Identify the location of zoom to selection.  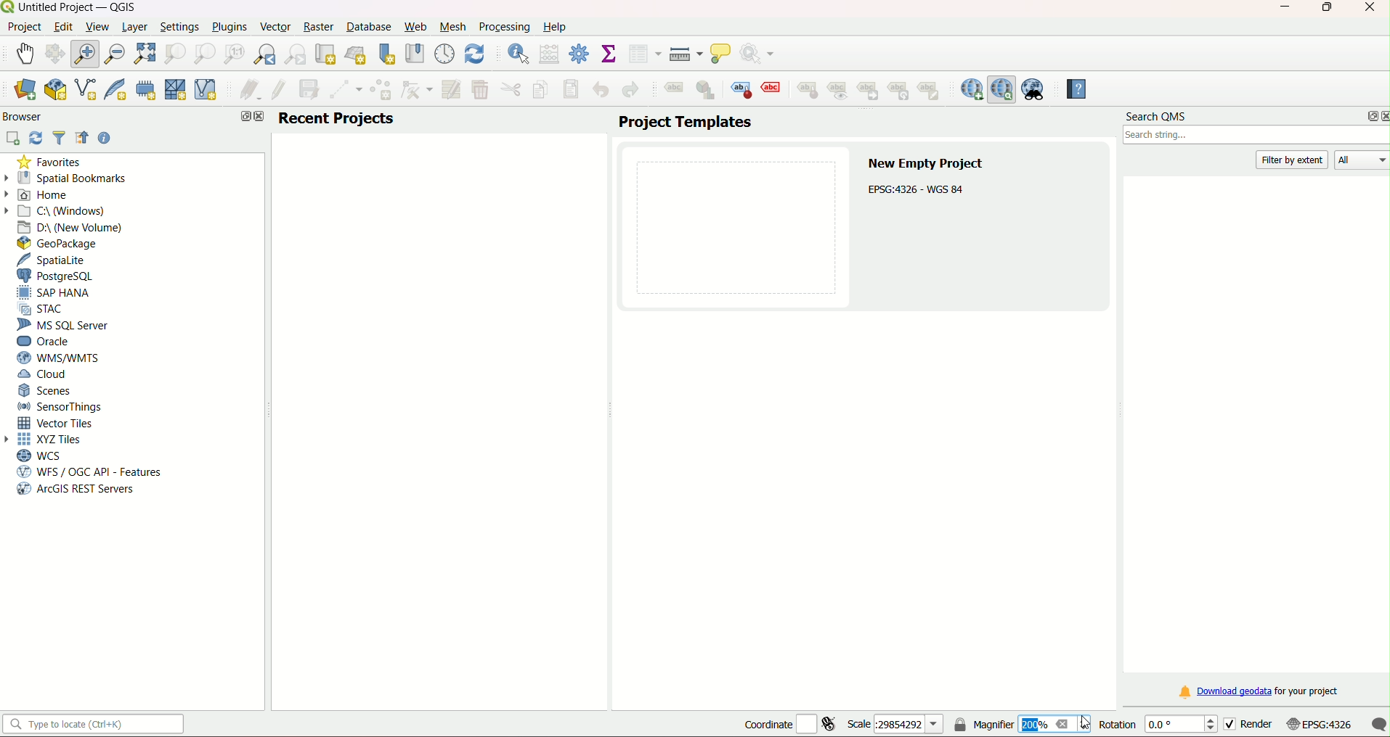
(176, 53).